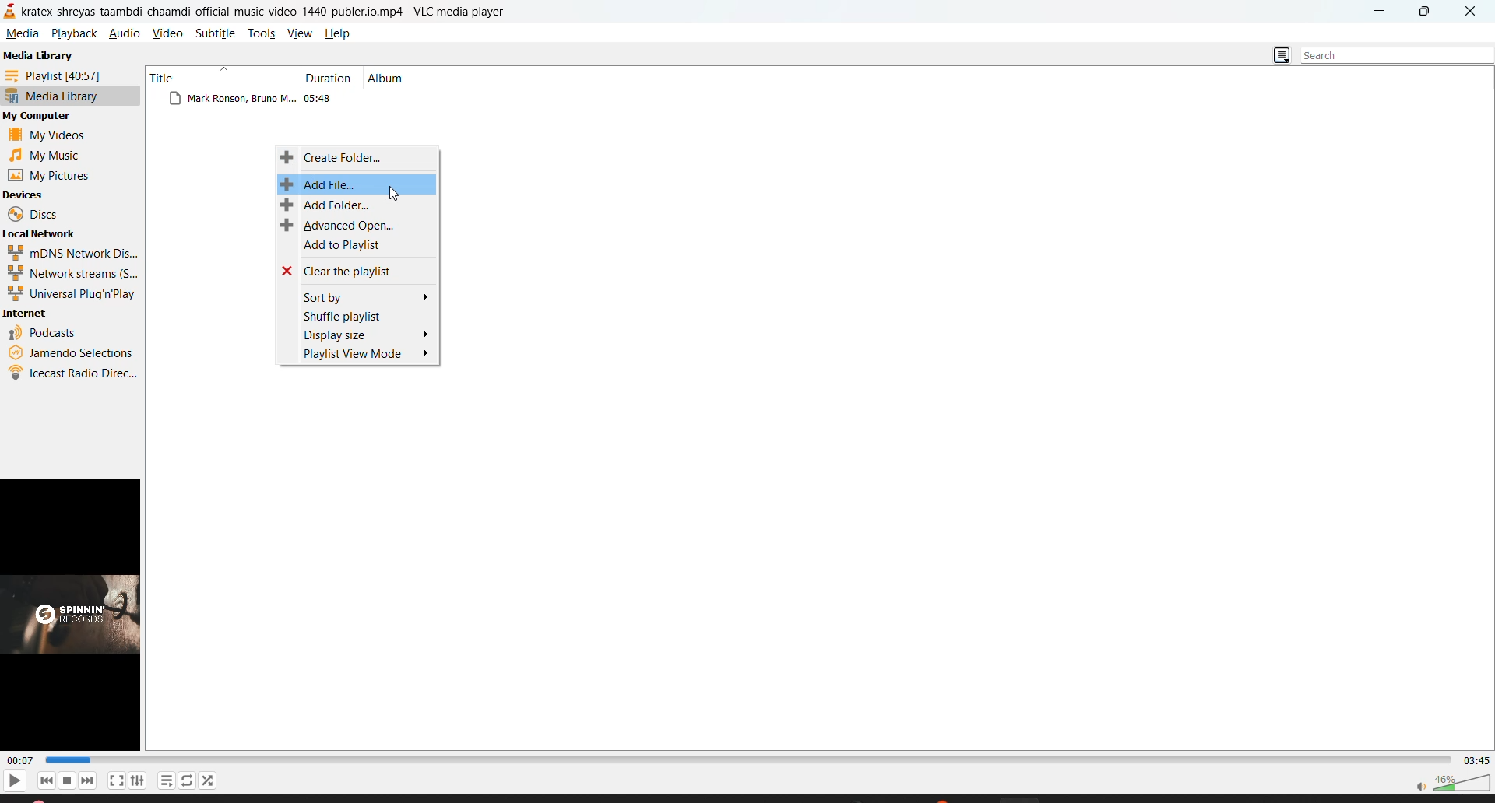 Image resolution: width=1495 pixels, height=803 pixels. What do you see at coordinates (1279, 56) in the screenshot?
I see `change view` at bounding box center [1279, 56].